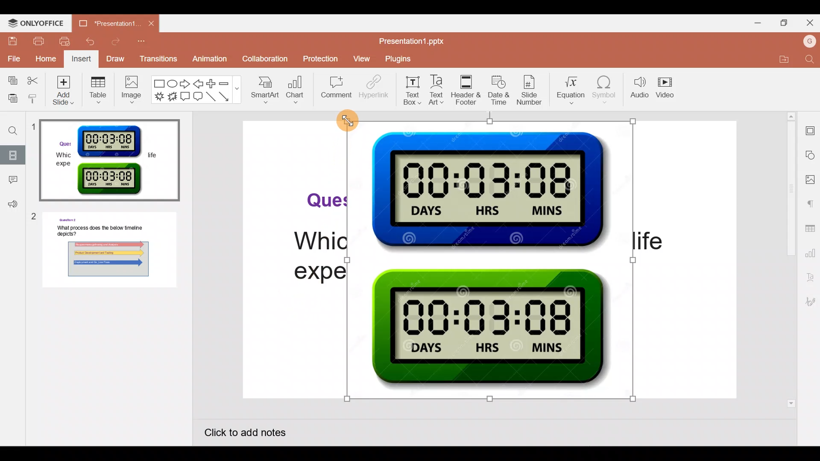 Image resolution: width=820 pixels, height=461 pixels. I want to click on Minimize, so click(756, 22).